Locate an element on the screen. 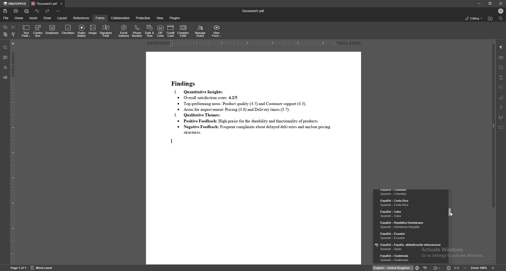 The width and height of the screenshot is (506, 271). combo box is located at coordinates (38, 31).